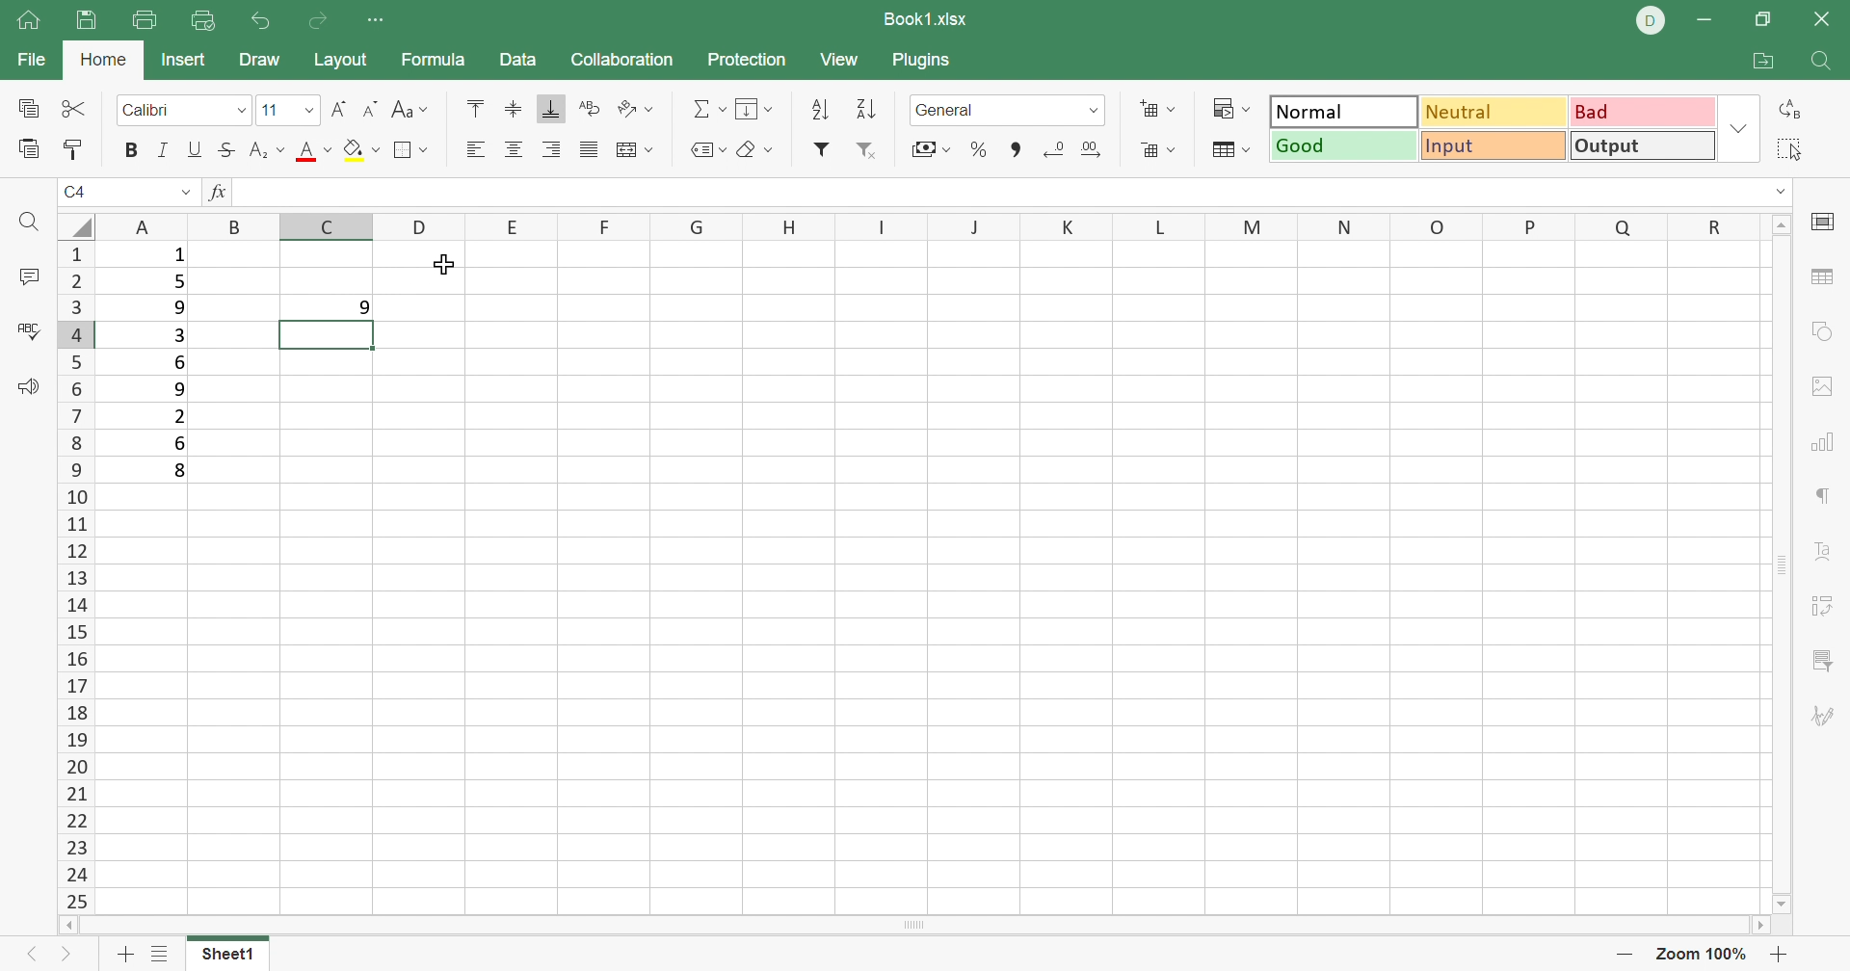 Image resolution: width=1850 pixels, height=971 pixels. I want to click on Copy, so click(28, 109).